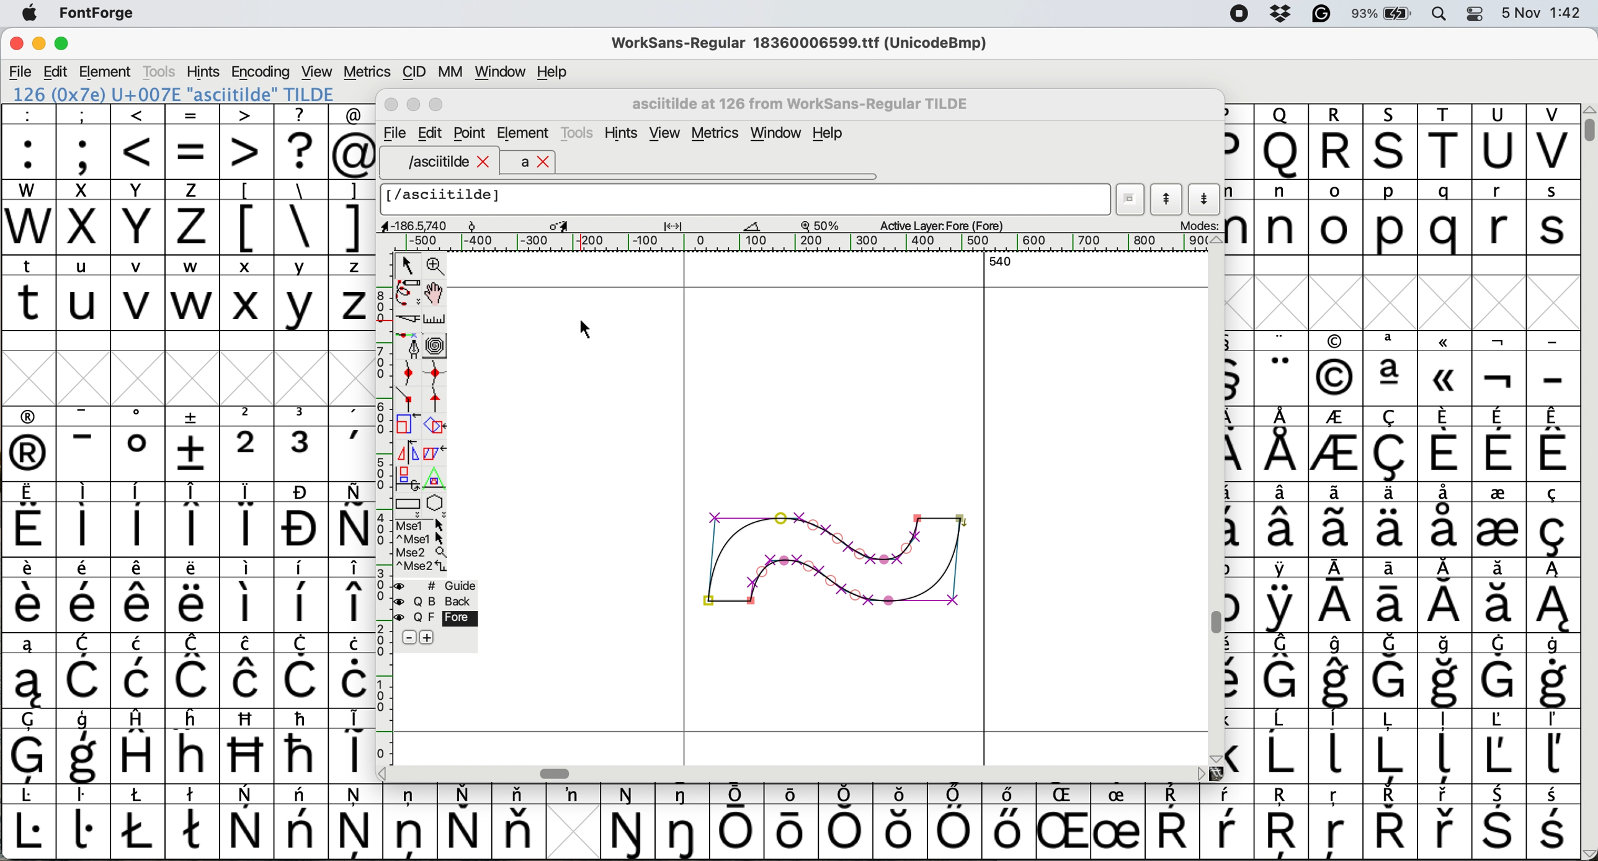 This screenshot has height=861, width=1598. Describe the element at coordinates (800, 45) in the screenshot. I see `WorkSans-Regular 18360006599.ttf (UnicodeBmp)` at that location.